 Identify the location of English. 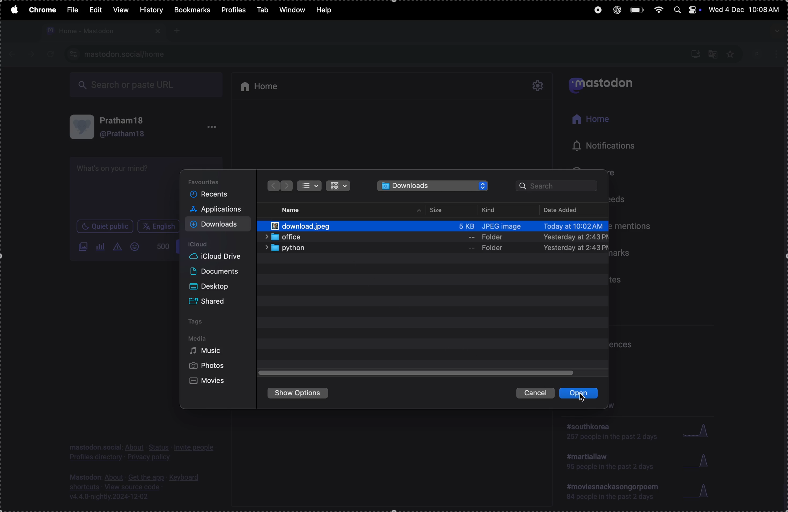
(159, 226).